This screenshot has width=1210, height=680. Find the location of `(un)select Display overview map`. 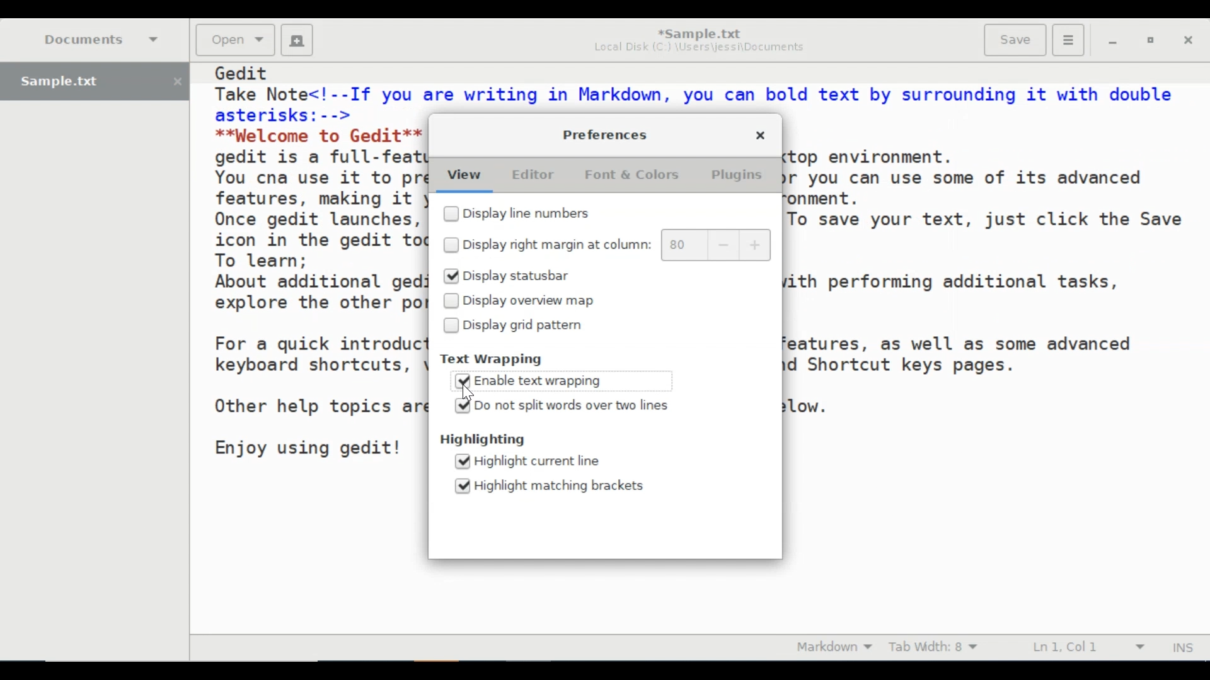

(un)select Display overview map is located at coordinates (521, 302).